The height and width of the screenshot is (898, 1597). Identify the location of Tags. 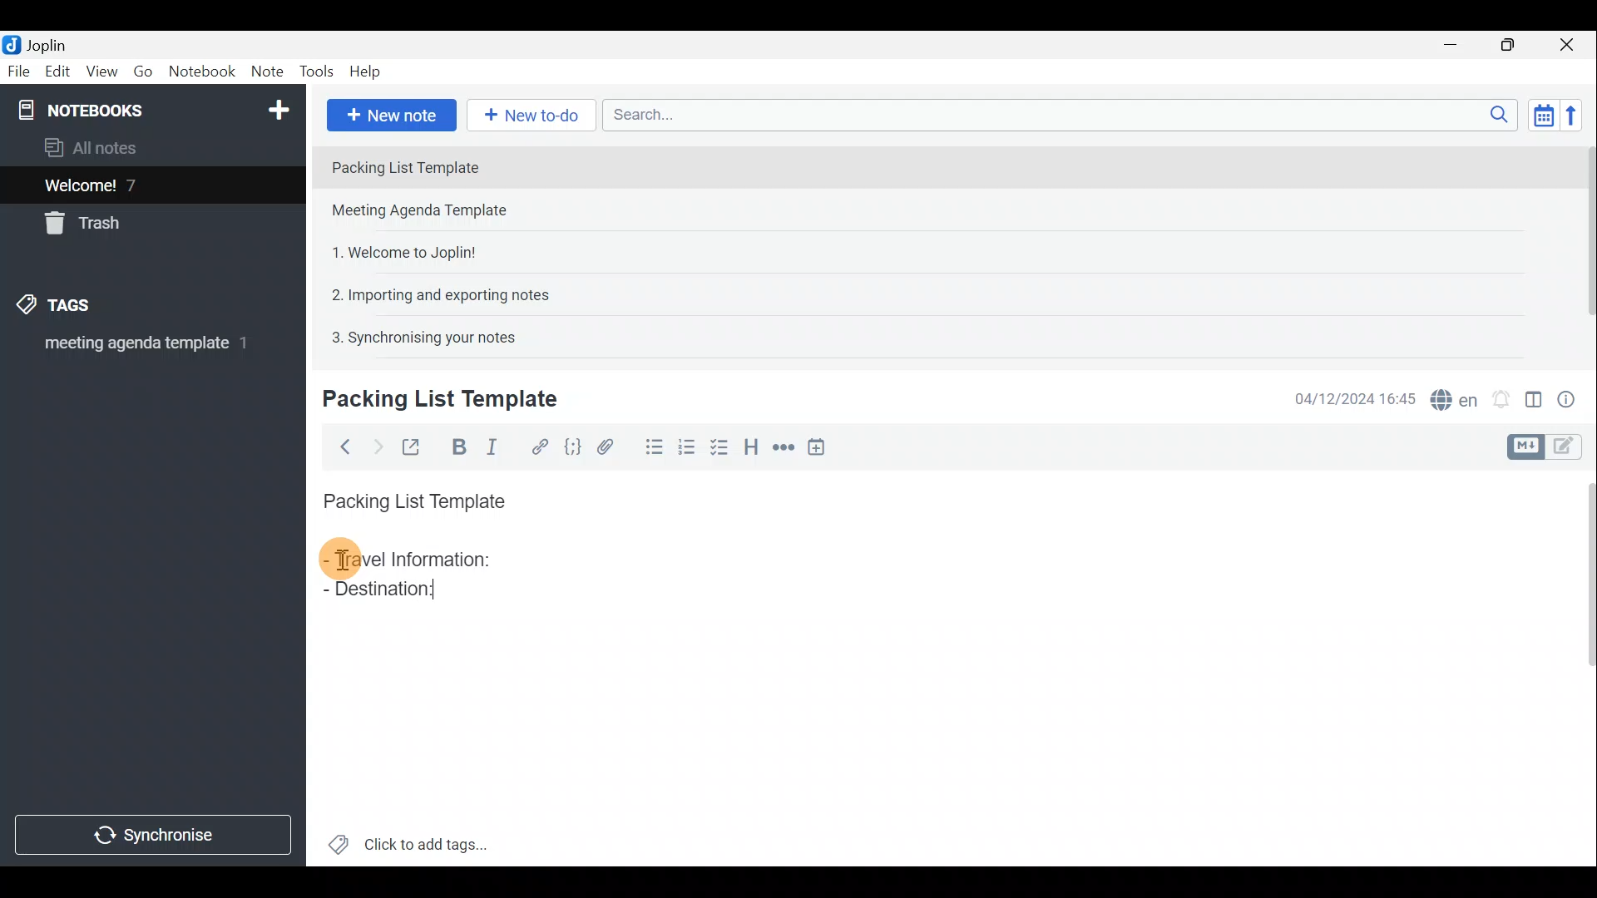
(81, 308).